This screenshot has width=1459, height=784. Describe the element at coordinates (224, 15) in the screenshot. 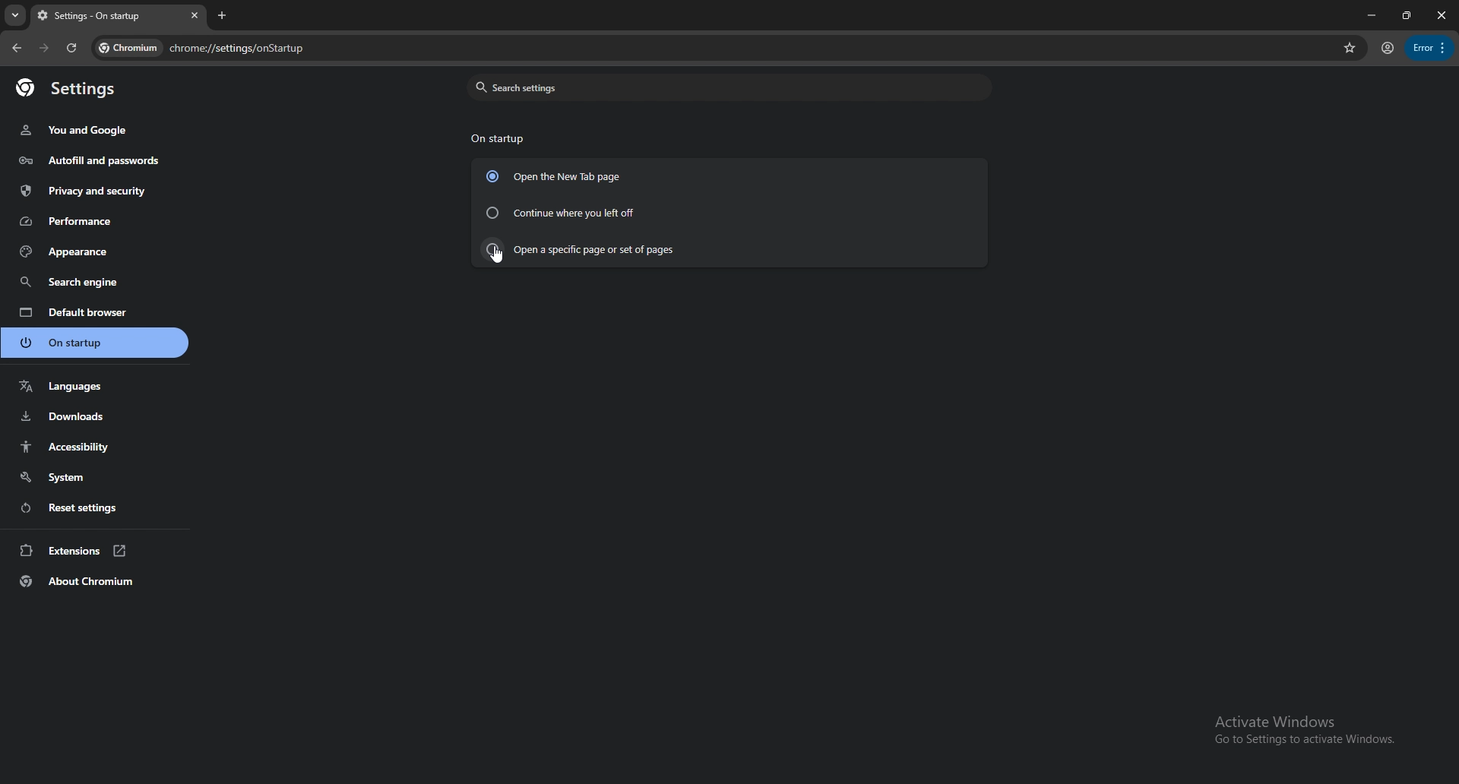

I see `add tab` at that location.